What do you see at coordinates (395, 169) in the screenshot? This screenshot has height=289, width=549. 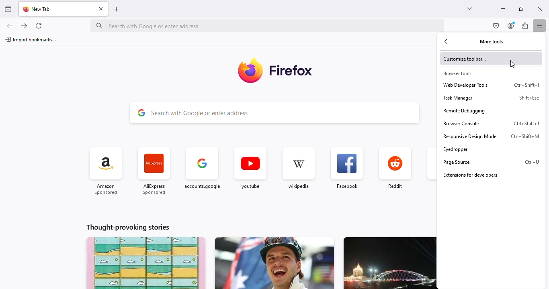 I see `reddit` at bounding box center [395, 169].